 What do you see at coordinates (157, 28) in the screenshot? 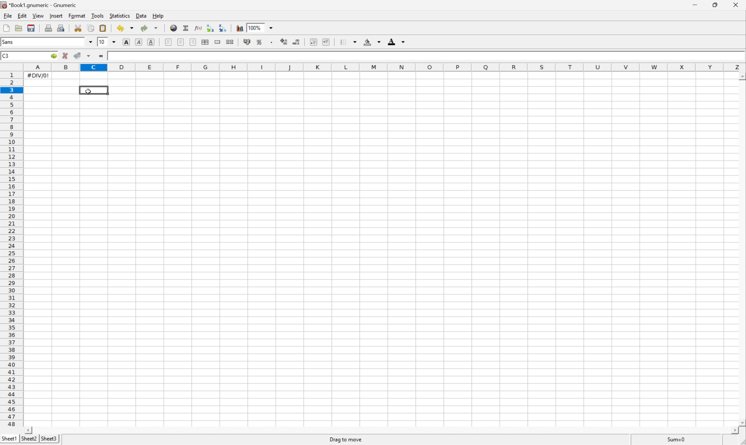
I see `Drop down` at bounding box center [157, 28].